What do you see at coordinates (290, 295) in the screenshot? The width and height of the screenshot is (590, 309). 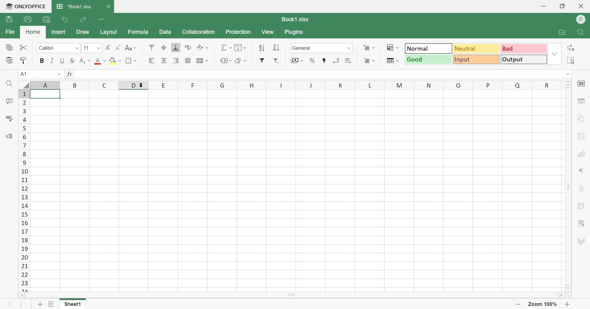 I see `Scroll Bar` at bounding box center [290, 295].